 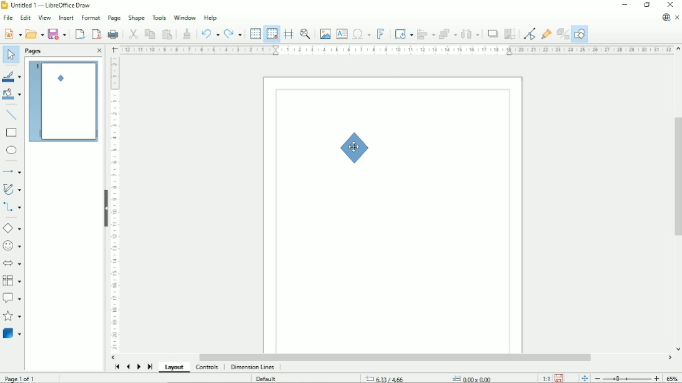 What do you see at coordinates (13, 115) in the screenshot?
I see `Insert line` at bounding box center [13, 115].